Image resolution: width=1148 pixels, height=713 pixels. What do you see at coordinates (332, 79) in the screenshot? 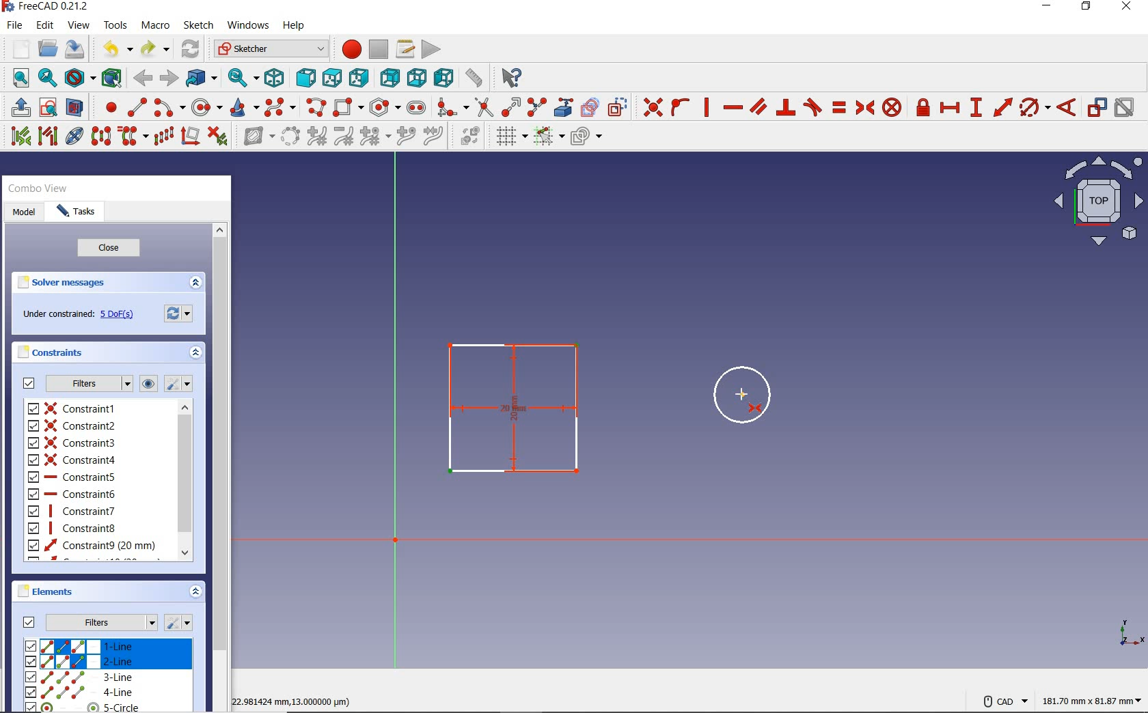
I see `top` at bounding box center [332, 79].